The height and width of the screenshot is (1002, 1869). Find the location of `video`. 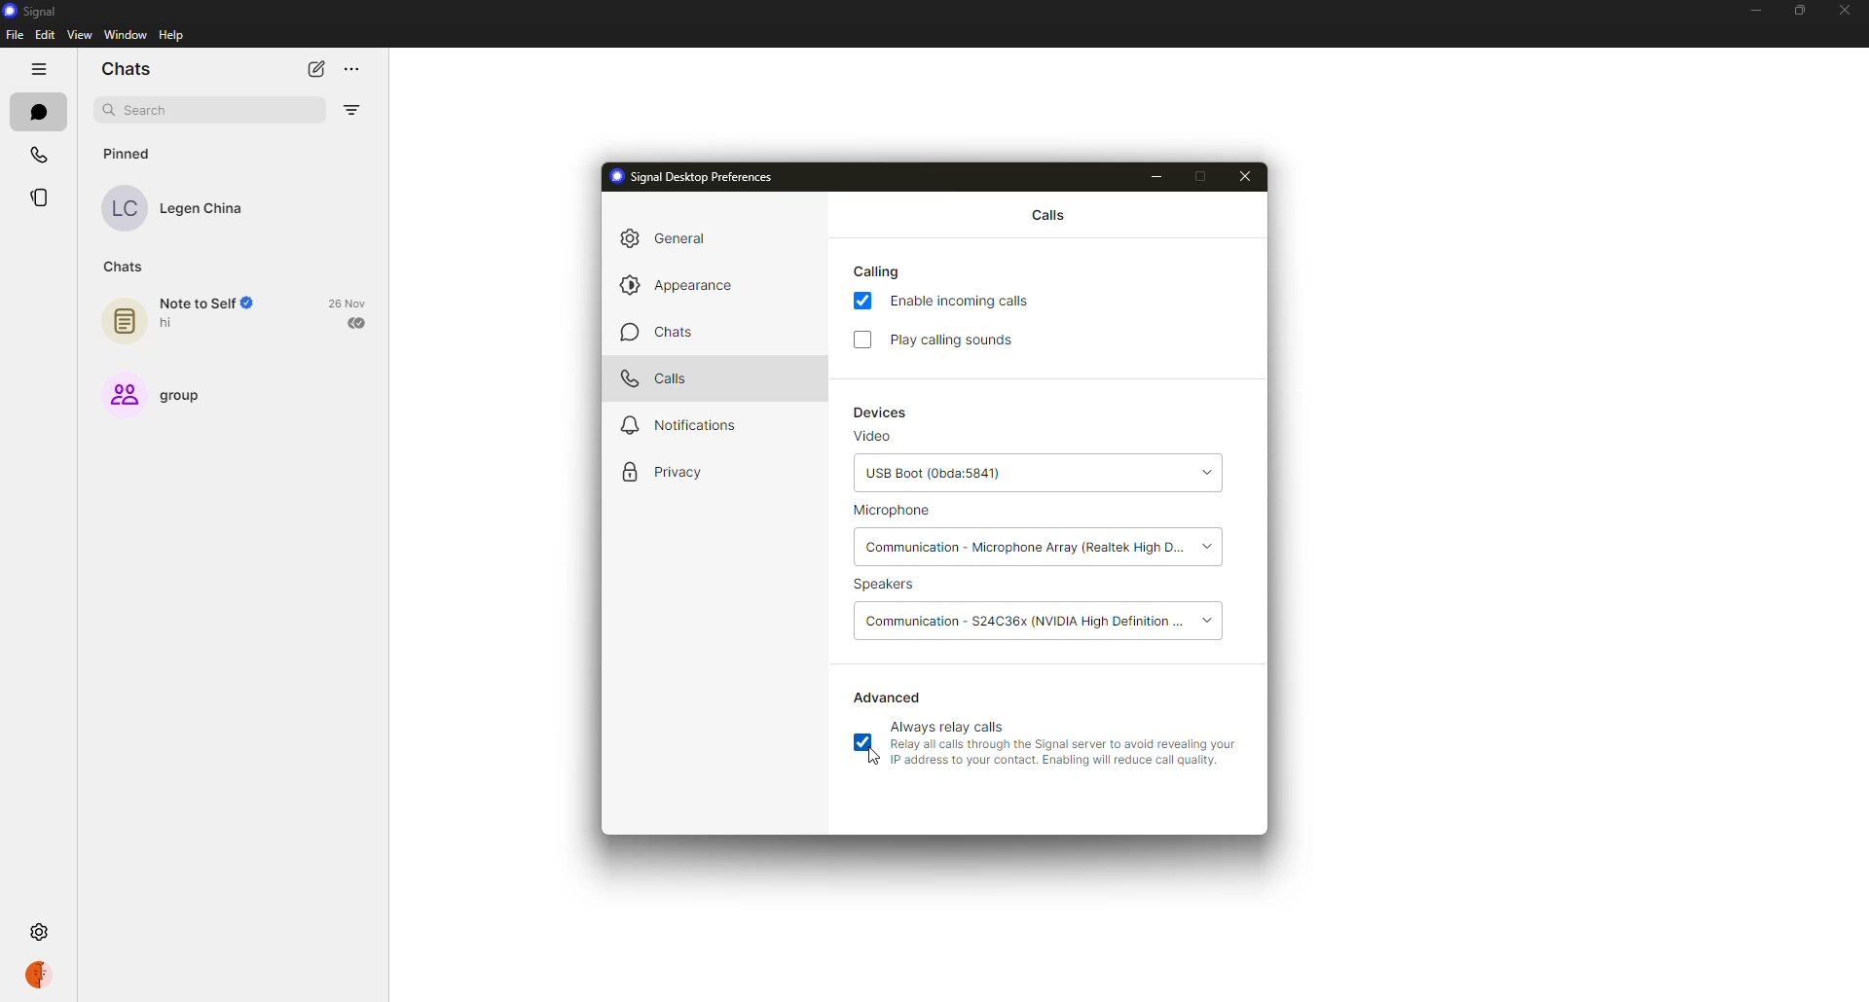

video is located at coordinates (871, 439).